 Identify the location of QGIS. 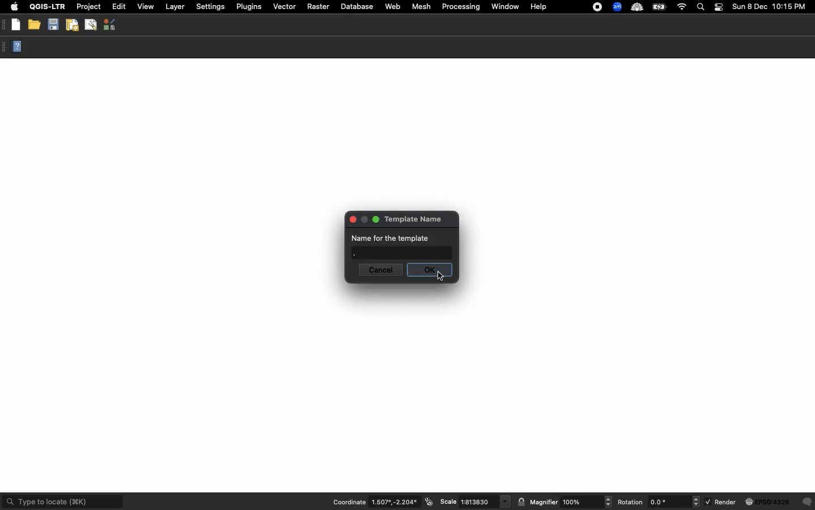
(47, 6).